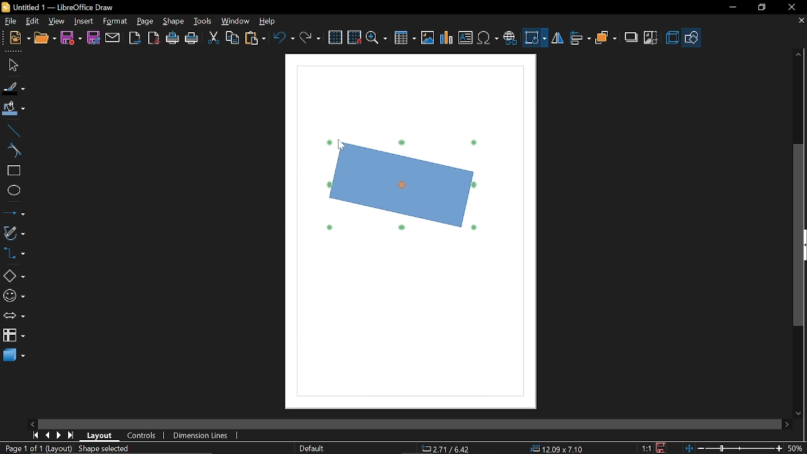  What do you see at coordinates (91, 448) in the screenshot?
I see `(Layout) Shape selected` at bounding box center [91, 448].